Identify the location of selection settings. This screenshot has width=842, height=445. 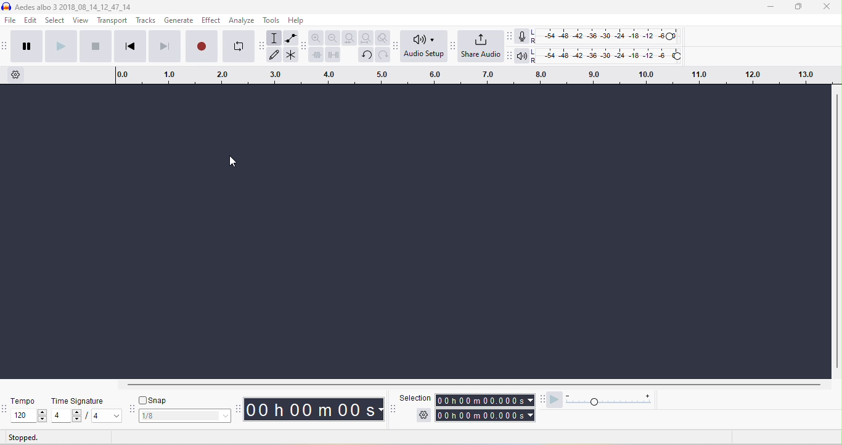
(423, 415).